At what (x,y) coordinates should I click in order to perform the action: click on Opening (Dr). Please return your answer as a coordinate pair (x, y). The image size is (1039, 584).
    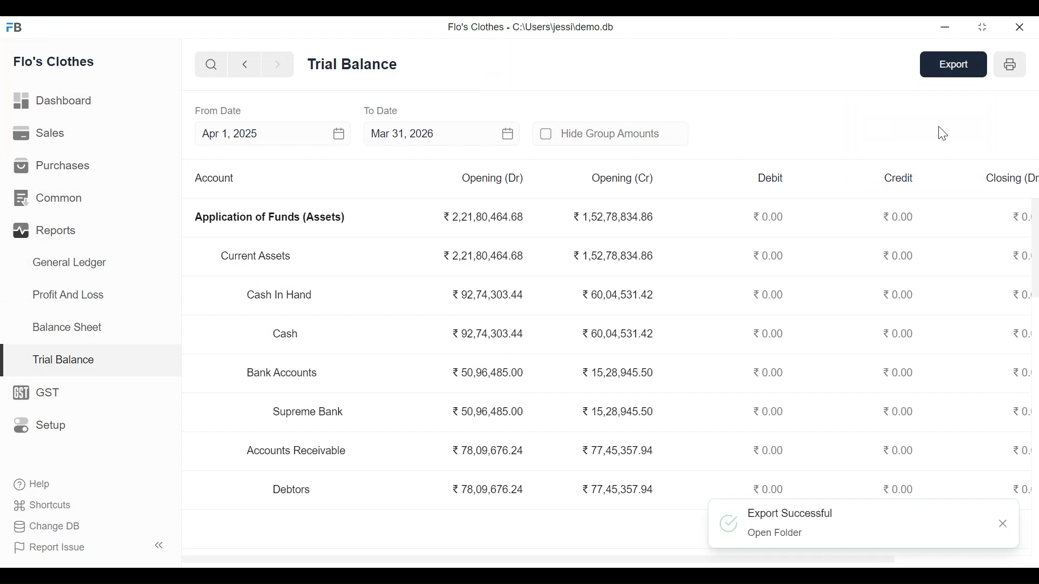
    Looking at the image, I should click on (492, 178).